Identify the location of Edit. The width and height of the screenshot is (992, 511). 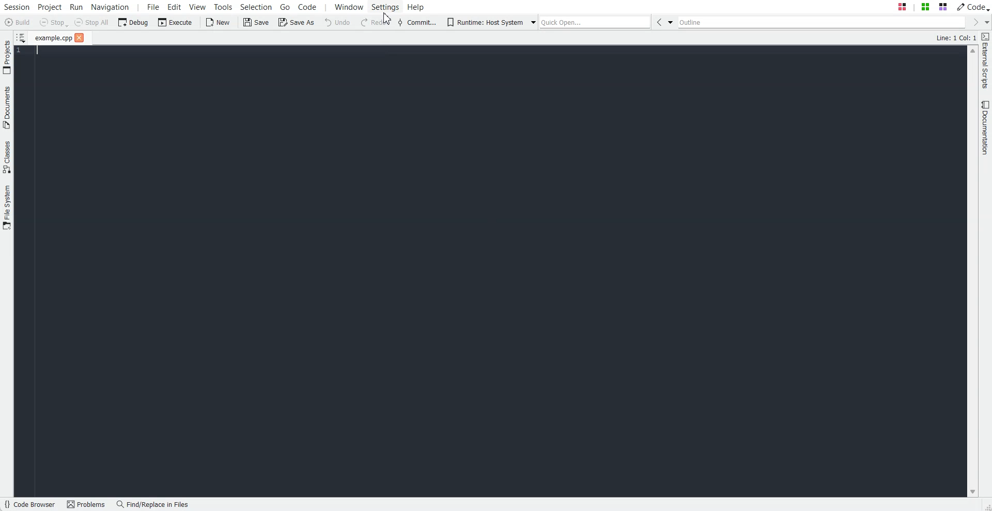
(174, 7).